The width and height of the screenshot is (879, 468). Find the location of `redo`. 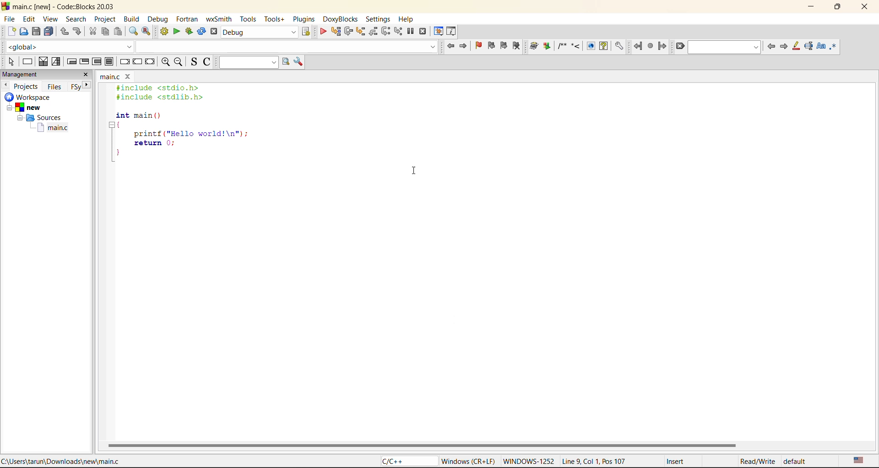

redo is located at coordinates (78, 32).